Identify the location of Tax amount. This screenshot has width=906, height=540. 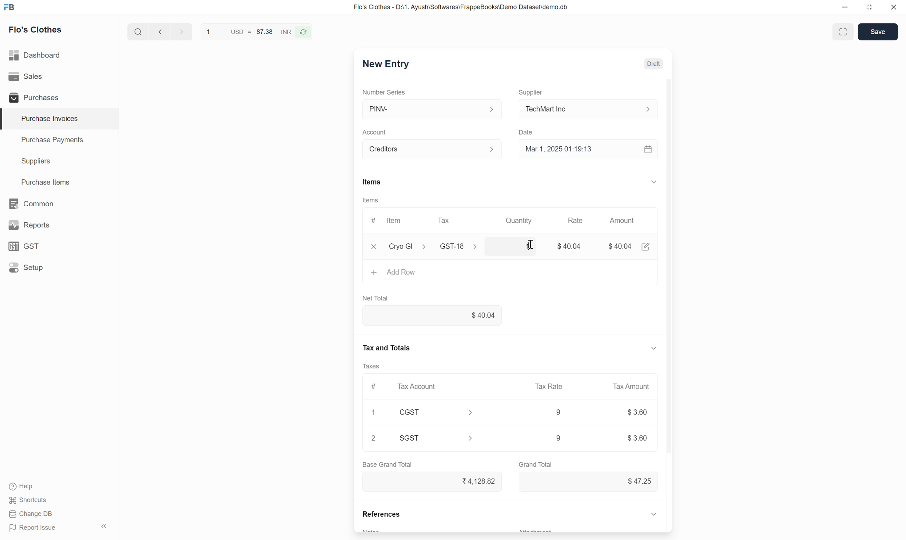
(628, 386).